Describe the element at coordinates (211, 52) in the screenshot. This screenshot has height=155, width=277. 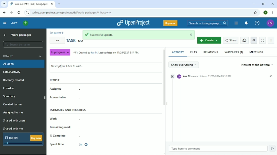
I see `RELATIONS` at that location.